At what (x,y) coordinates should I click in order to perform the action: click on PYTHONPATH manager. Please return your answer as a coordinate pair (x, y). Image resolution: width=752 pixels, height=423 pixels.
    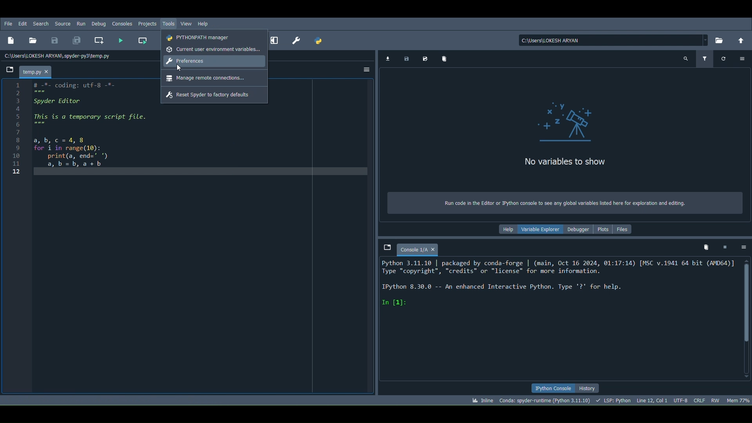
    Looking at the image, I should click on (200, 38).